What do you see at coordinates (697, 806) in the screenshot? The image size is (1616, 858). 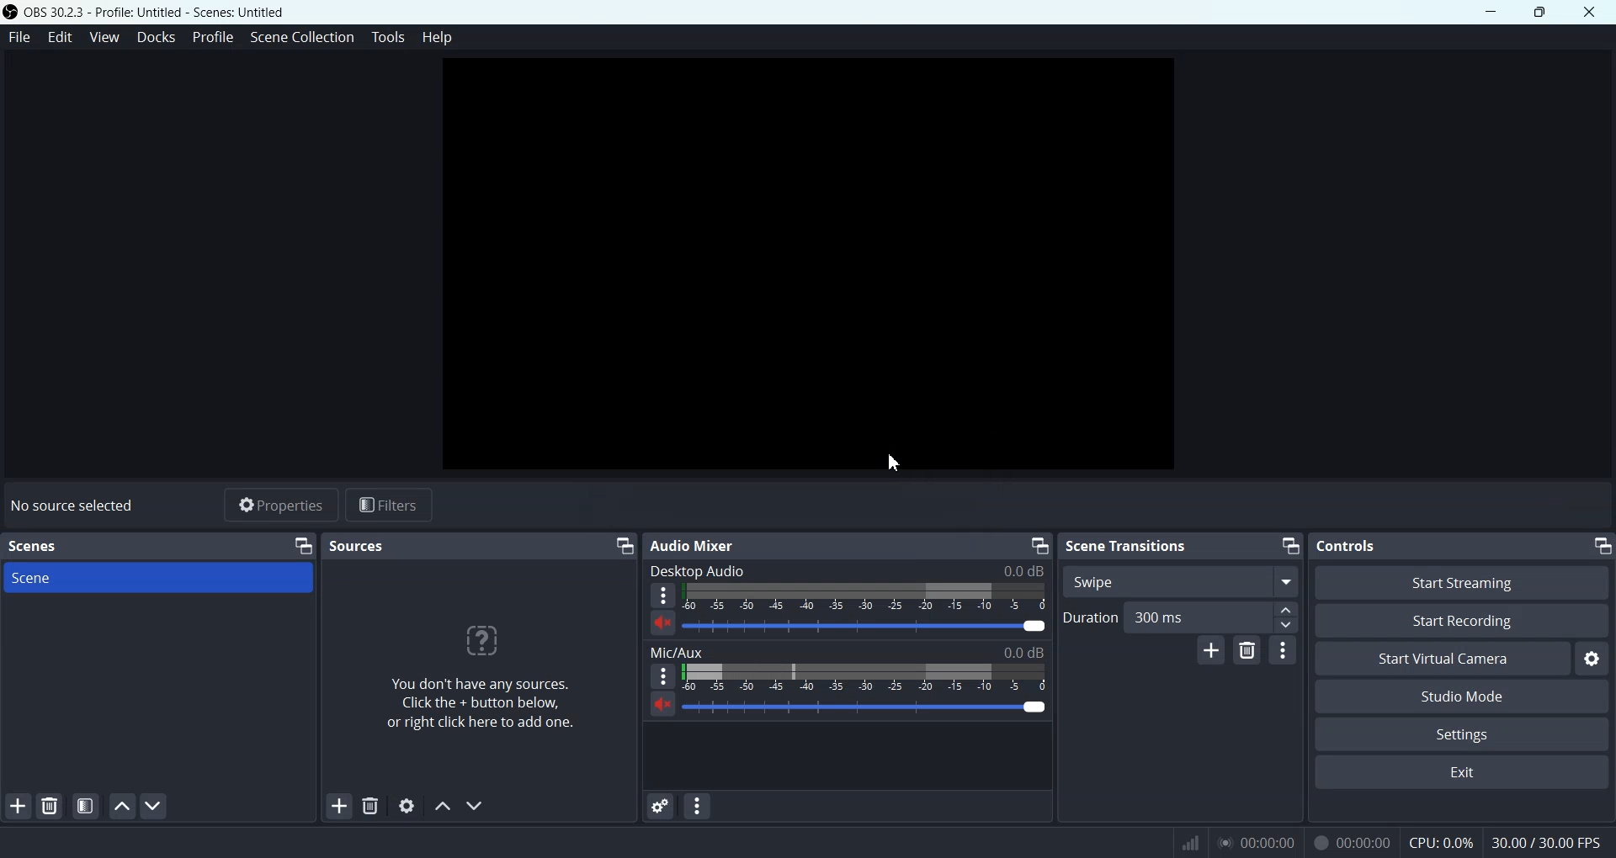 I see `Audio mixer menu` at bounding box center [697, 806].